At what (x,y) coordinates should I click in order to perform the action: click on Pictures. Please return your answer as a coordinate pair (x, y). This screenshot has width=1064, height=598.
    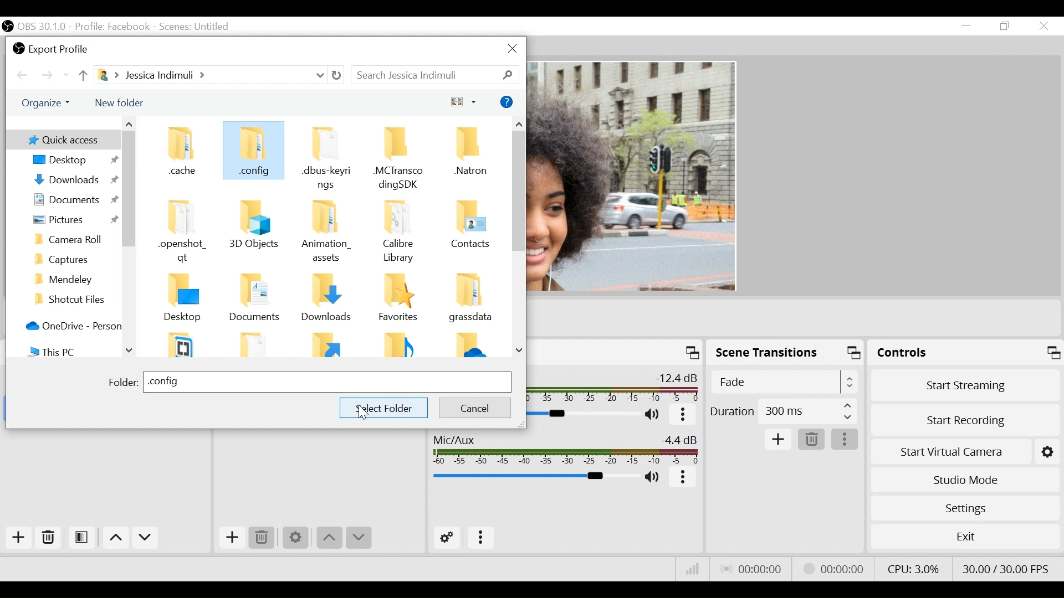
    Looking at the image, I should click on (72, 220).